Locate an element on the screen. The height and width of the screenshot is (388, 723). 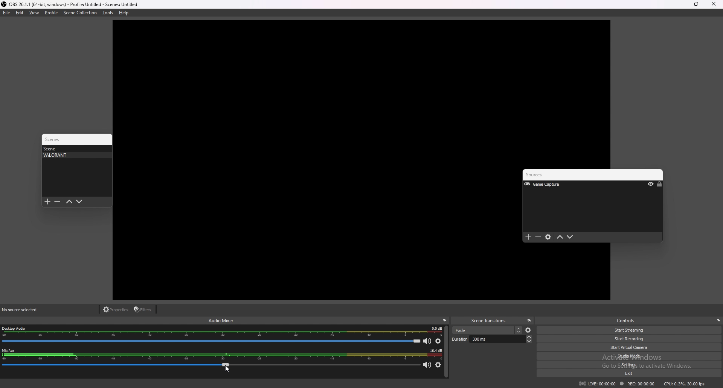
add is located at coordinates (528, 237).